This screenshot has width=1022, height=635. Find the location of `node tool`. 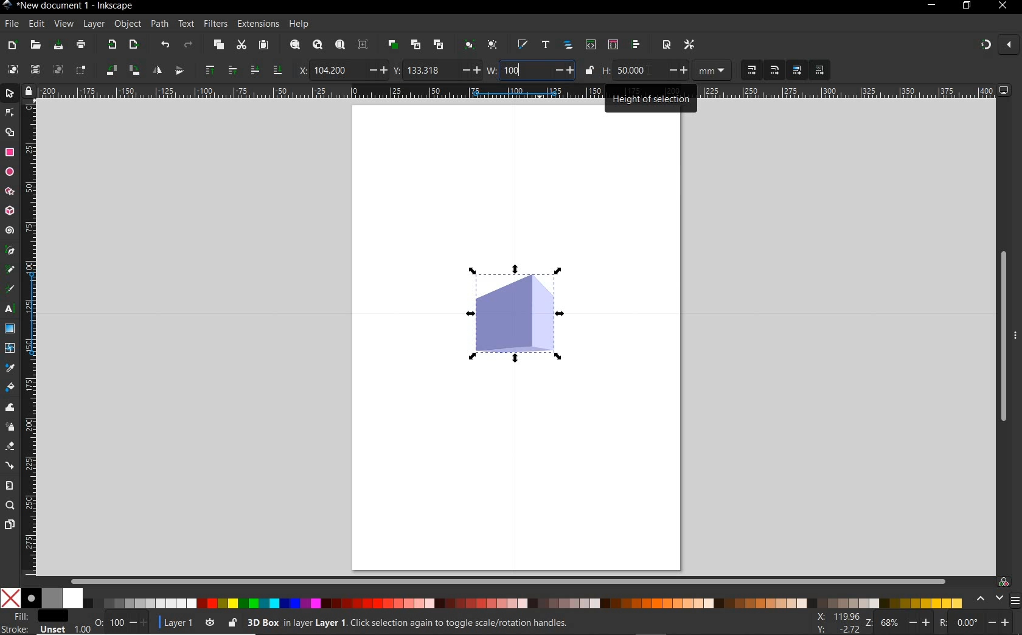

node tool is located at coordinates (10, 113).